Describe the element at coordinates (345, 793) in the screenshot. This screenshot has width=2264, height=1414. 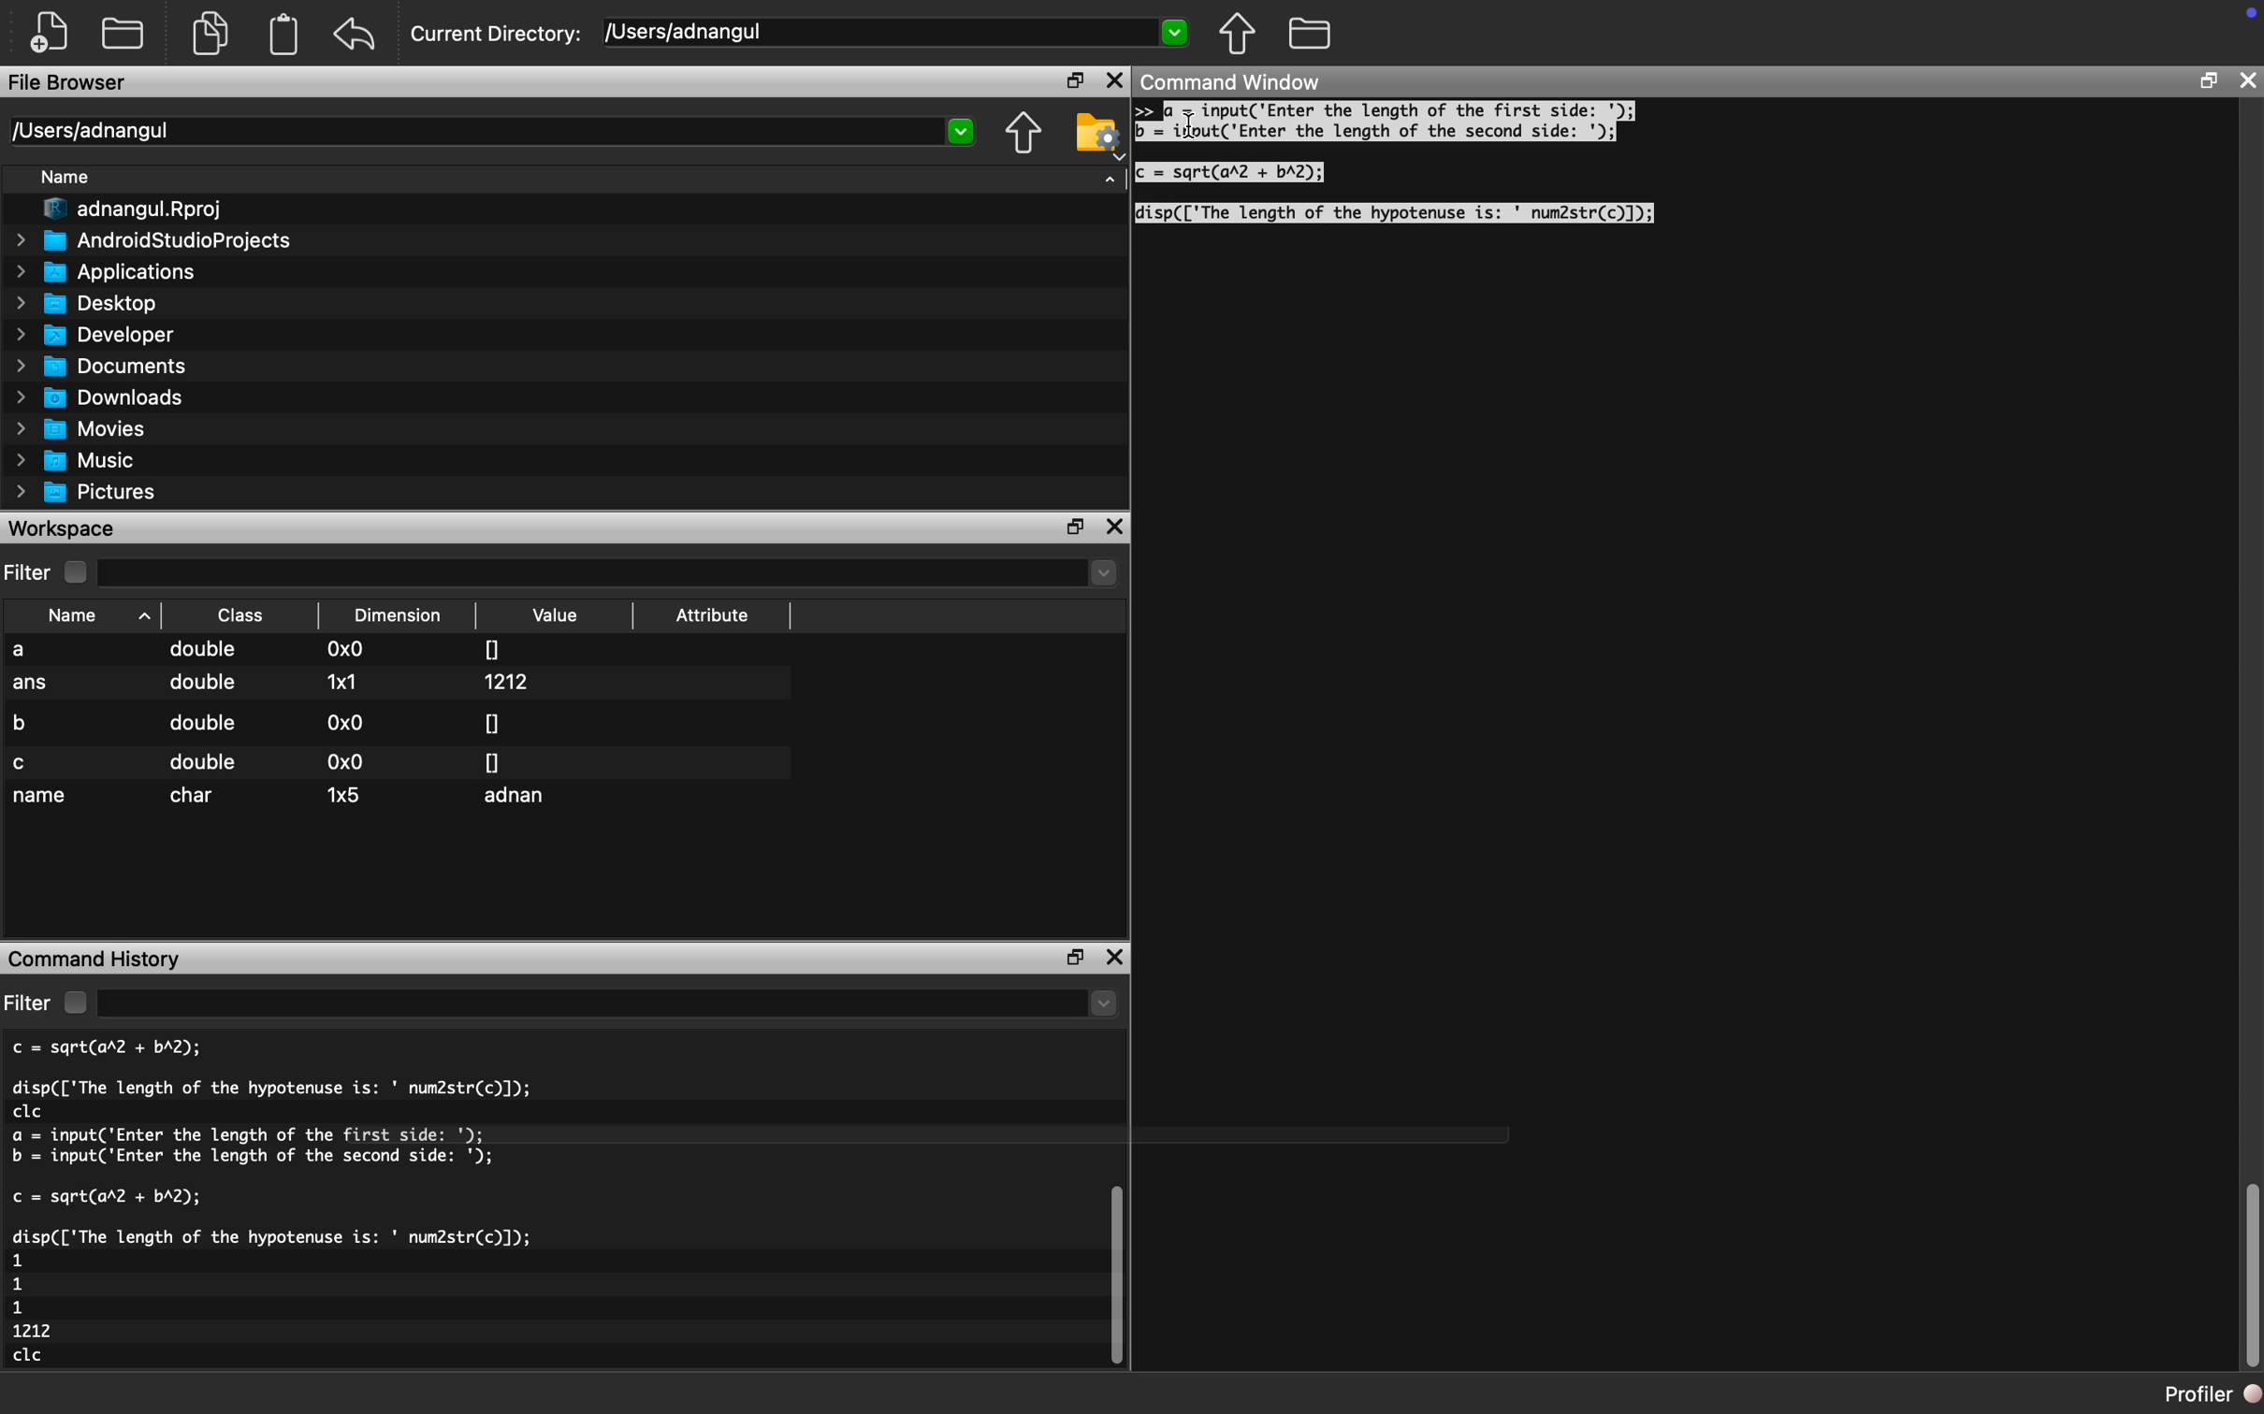
I see `1x5` at that location.